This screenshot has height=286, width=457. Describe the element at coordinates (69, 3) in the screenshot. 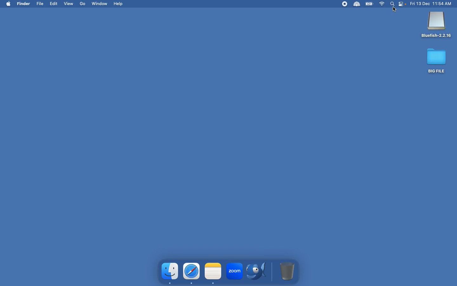

I see `View` at that location.